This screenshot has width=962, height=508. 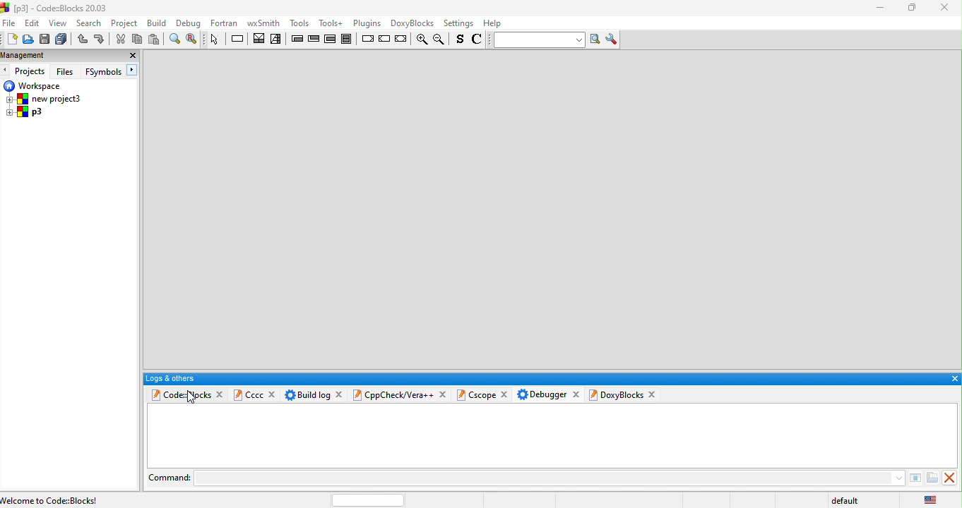 What do you see at coordinates (263, 23) in the screenshot?
I see `wxsmith` at bounding box center [263, 23].